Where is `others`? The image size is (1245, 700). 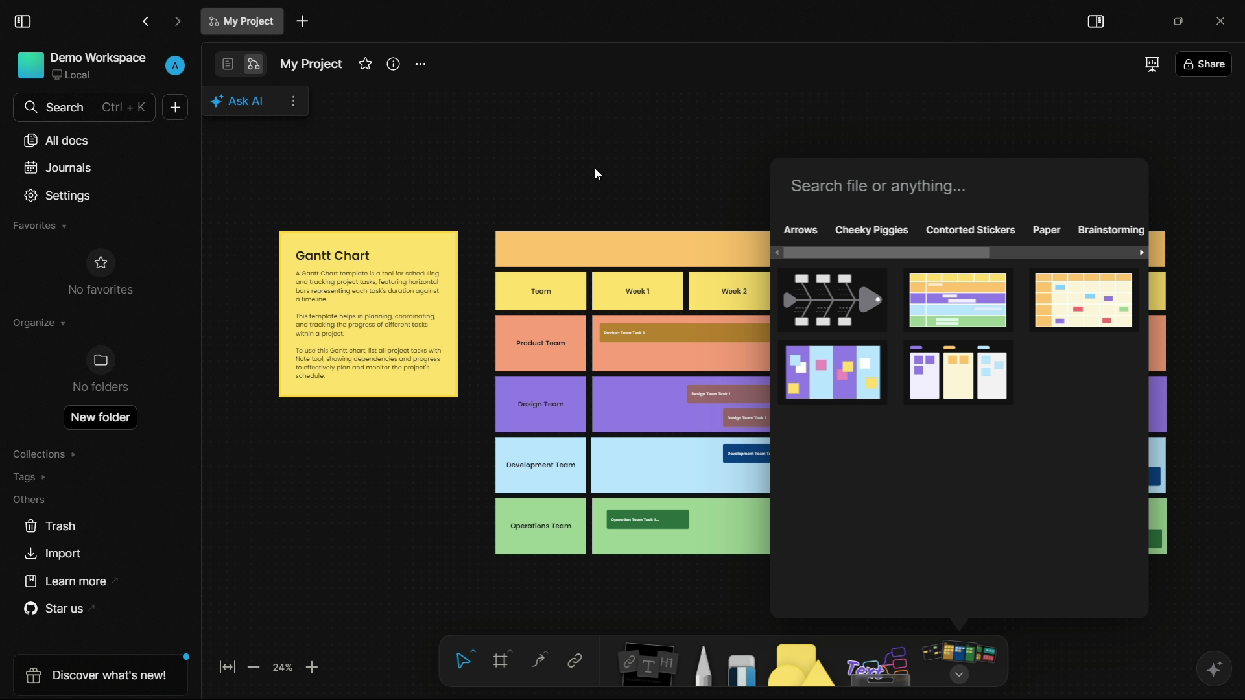
others is located at coordinates (878, 664).